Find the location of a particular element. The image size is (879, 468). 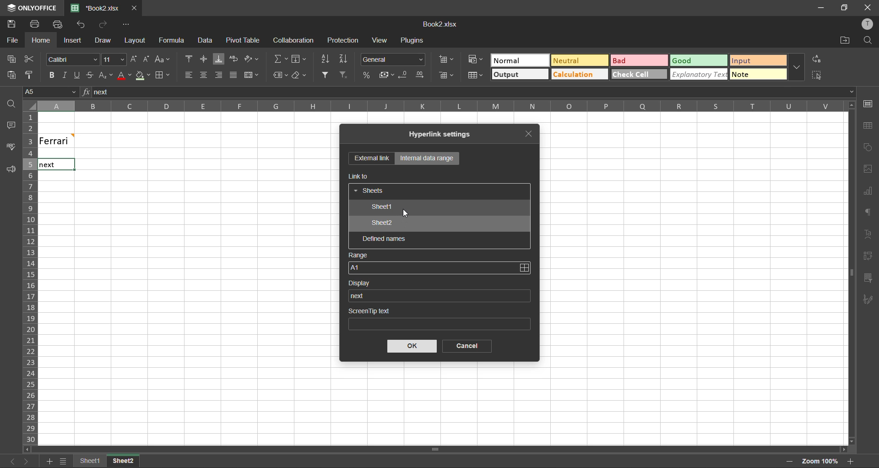

feedback is located at coordinates (12, 172).